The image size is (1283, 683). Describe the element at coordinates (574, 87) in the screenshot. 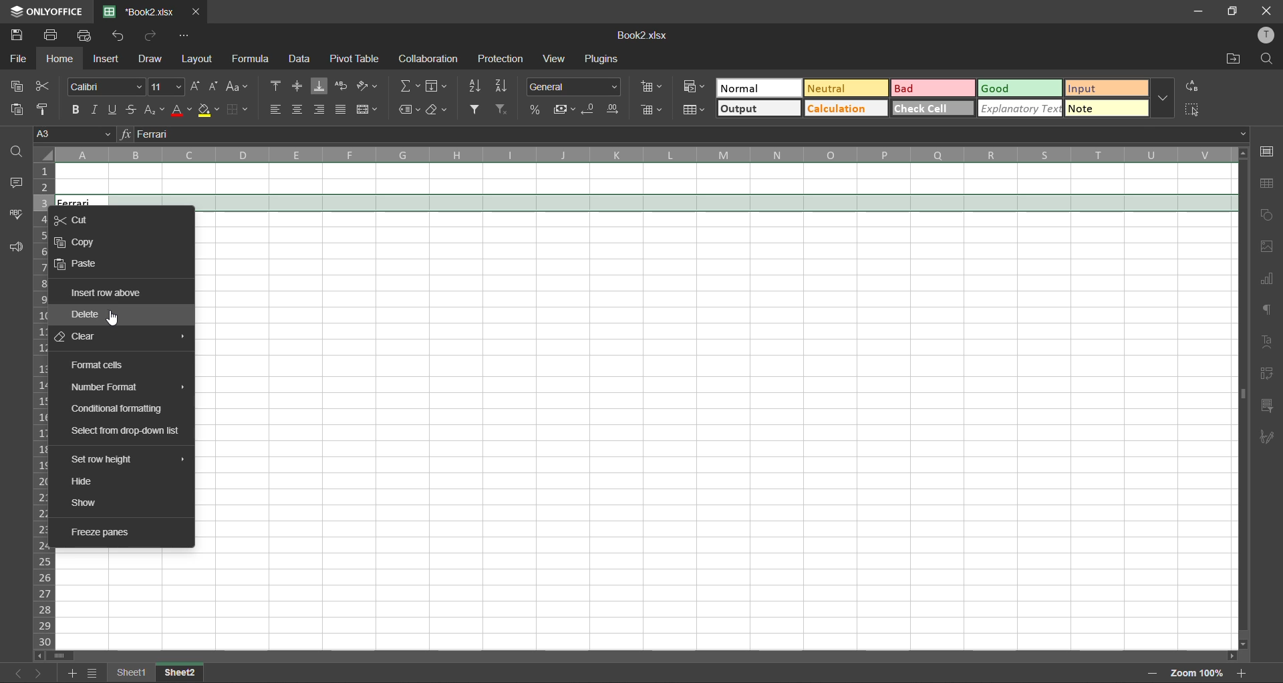

I see `number format` at that location.